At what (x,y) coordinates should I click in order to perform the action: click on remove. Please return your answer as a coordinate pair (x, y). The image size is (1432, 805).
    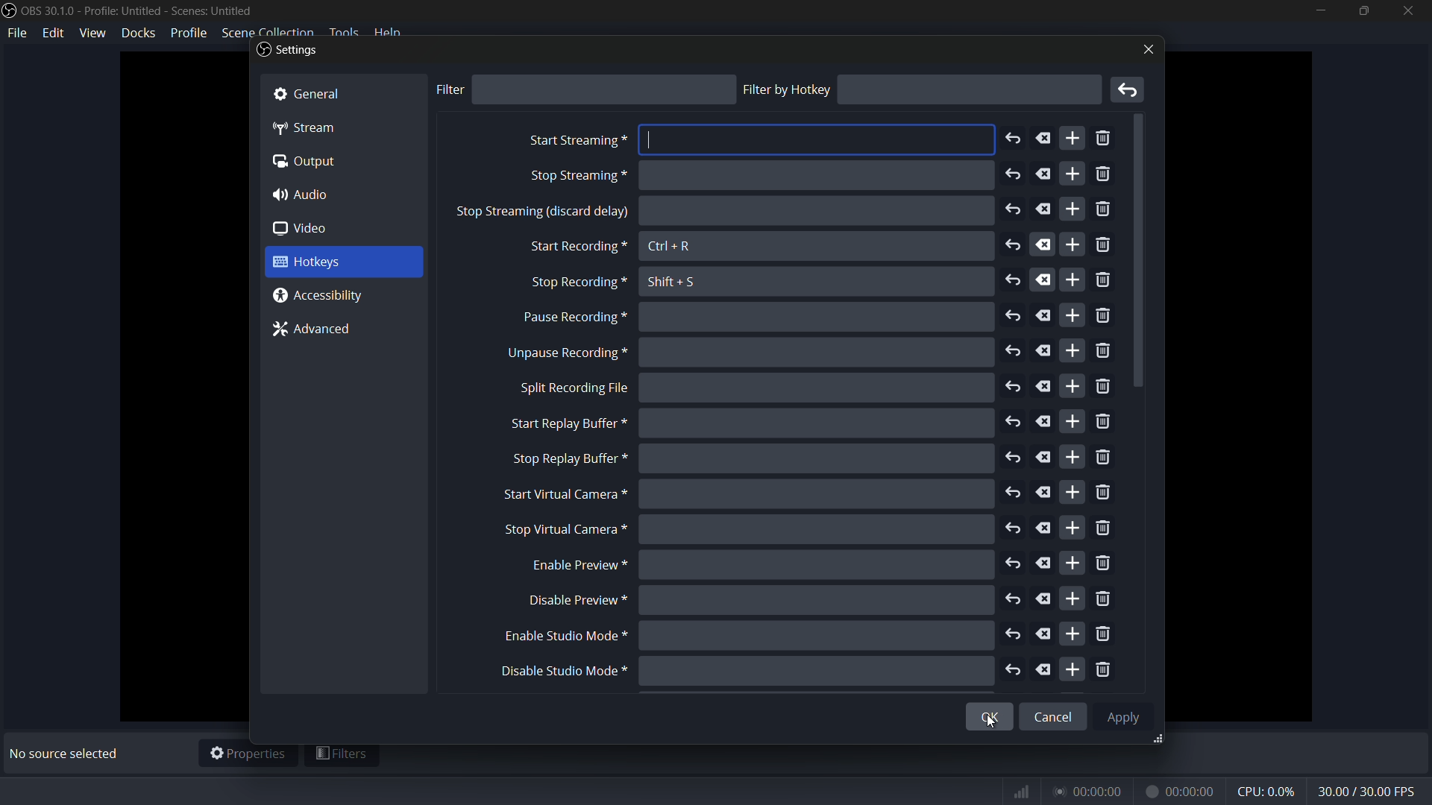
    Looking at the image, I should click on (1106, 139).